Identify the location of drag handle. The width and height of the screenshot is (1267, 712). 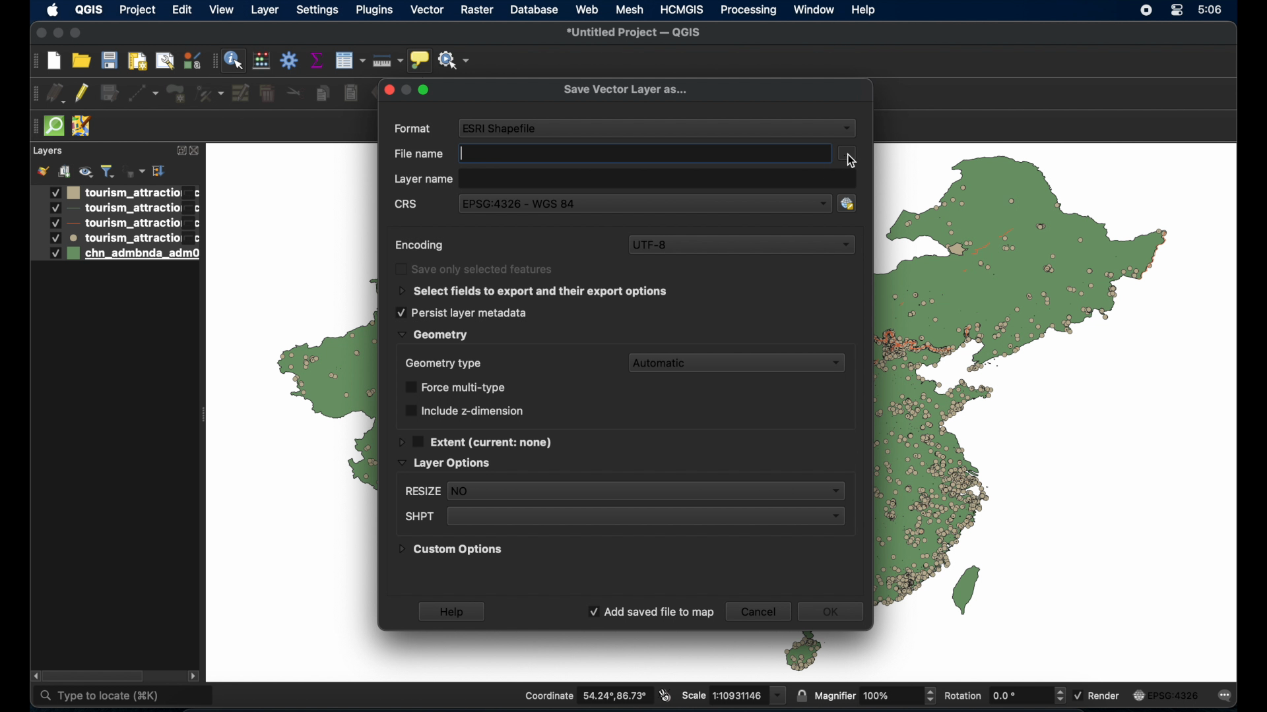
(213, 61).